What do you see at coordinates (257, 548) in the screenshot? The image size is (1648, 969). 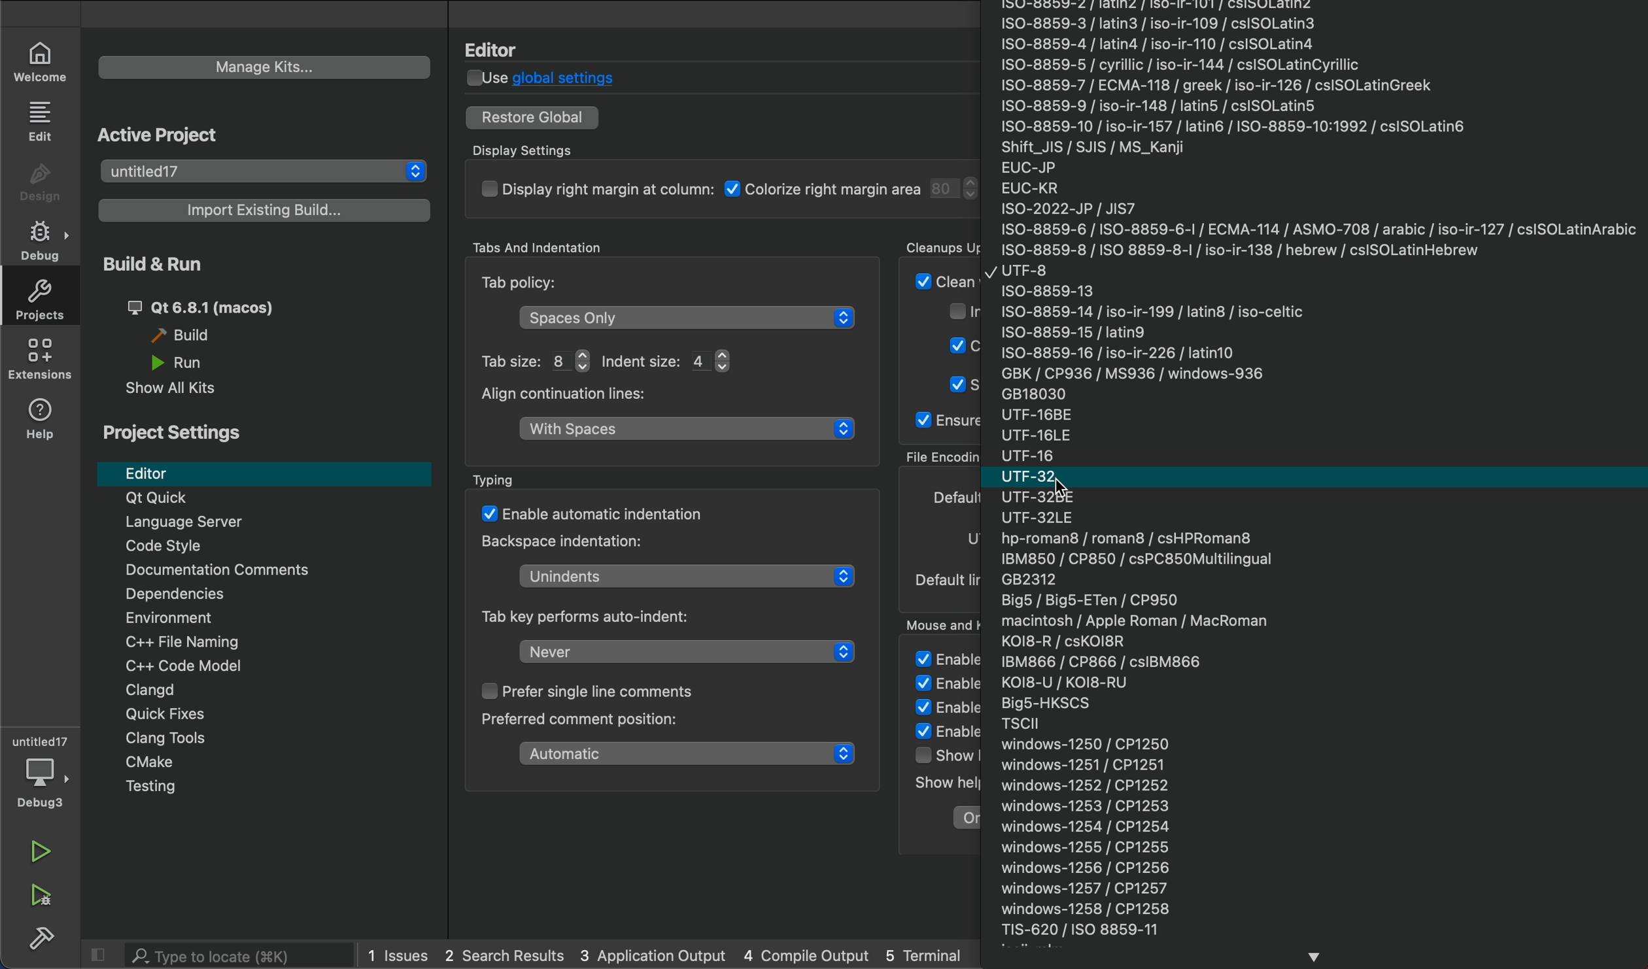 I see `code style` at bounding box center [257, 548].